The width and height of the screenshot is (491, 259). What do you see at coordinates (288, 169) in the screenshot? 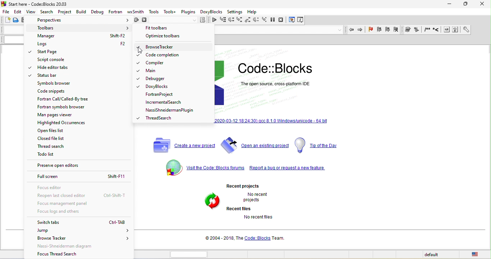
I see `report a bug or request a new feature` at bounding box center [288, 169].